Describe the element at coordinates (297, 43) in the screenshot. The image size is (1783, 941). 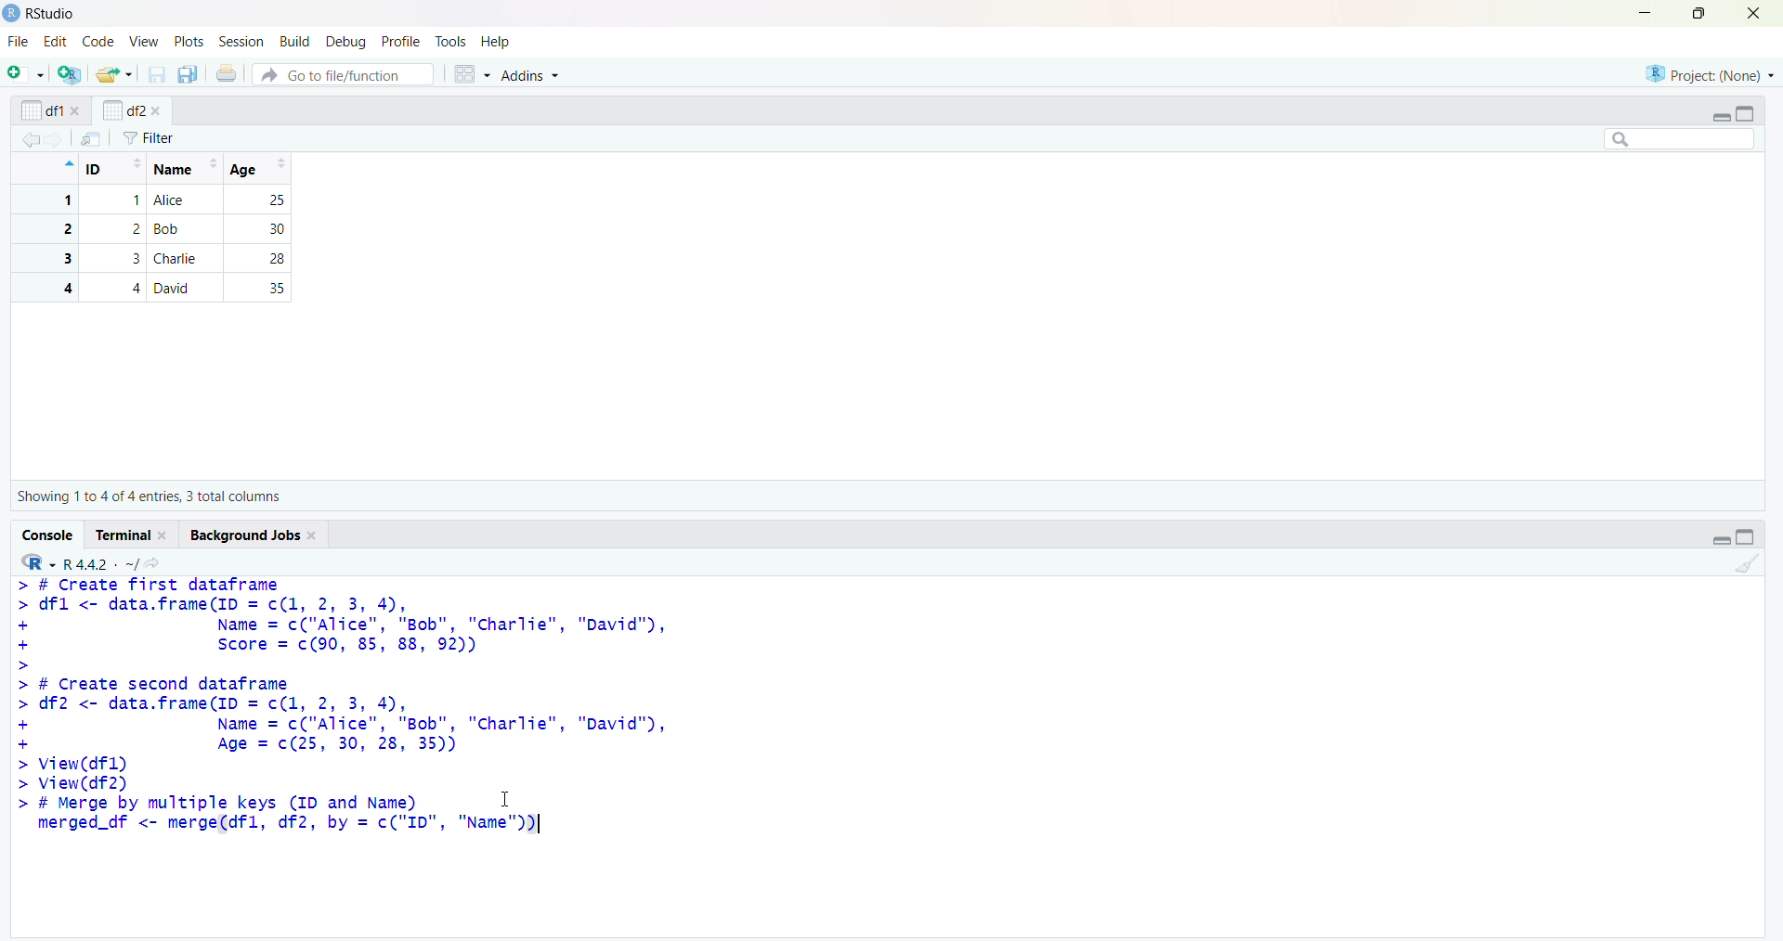
I see `build` at that location.